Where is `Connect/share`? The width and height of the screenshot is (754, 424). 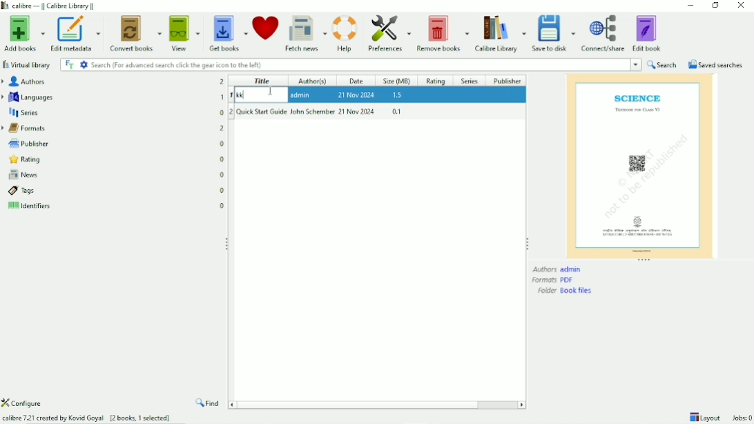 Connect/share is located at coordinates (604, 34).